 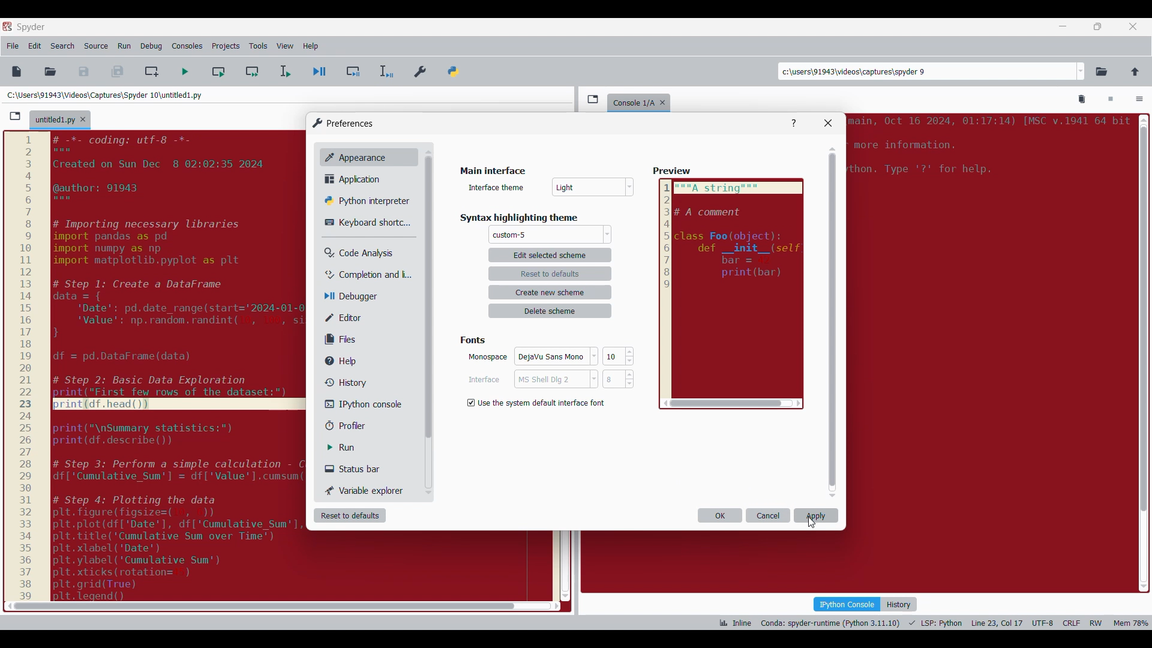 I want to click on Options, so click(x=1139, y=100).